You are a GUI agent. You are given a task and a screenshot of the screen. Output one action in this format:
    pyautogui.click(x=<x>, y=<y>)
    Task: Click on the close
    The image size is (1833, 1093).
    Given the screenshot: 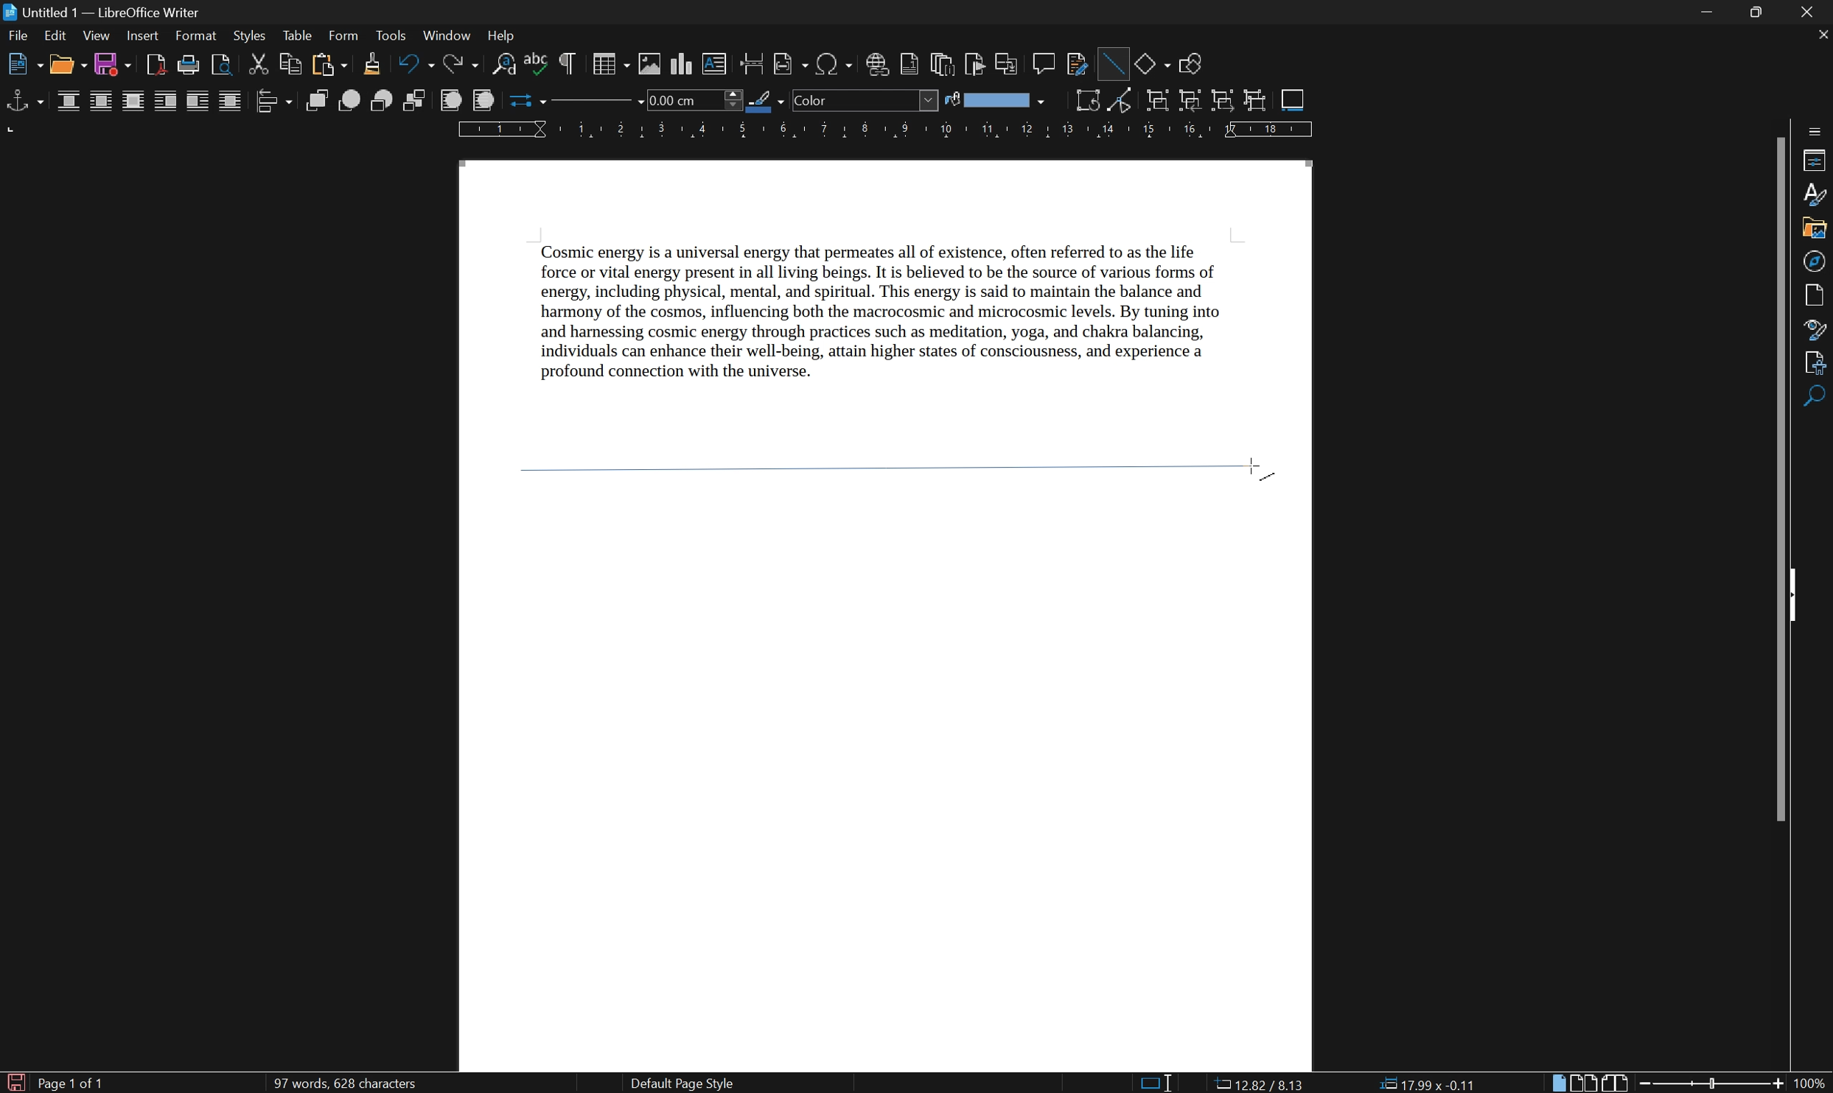 What is the action you would take?
    pyautogui.click(x=1821, y=34)
    